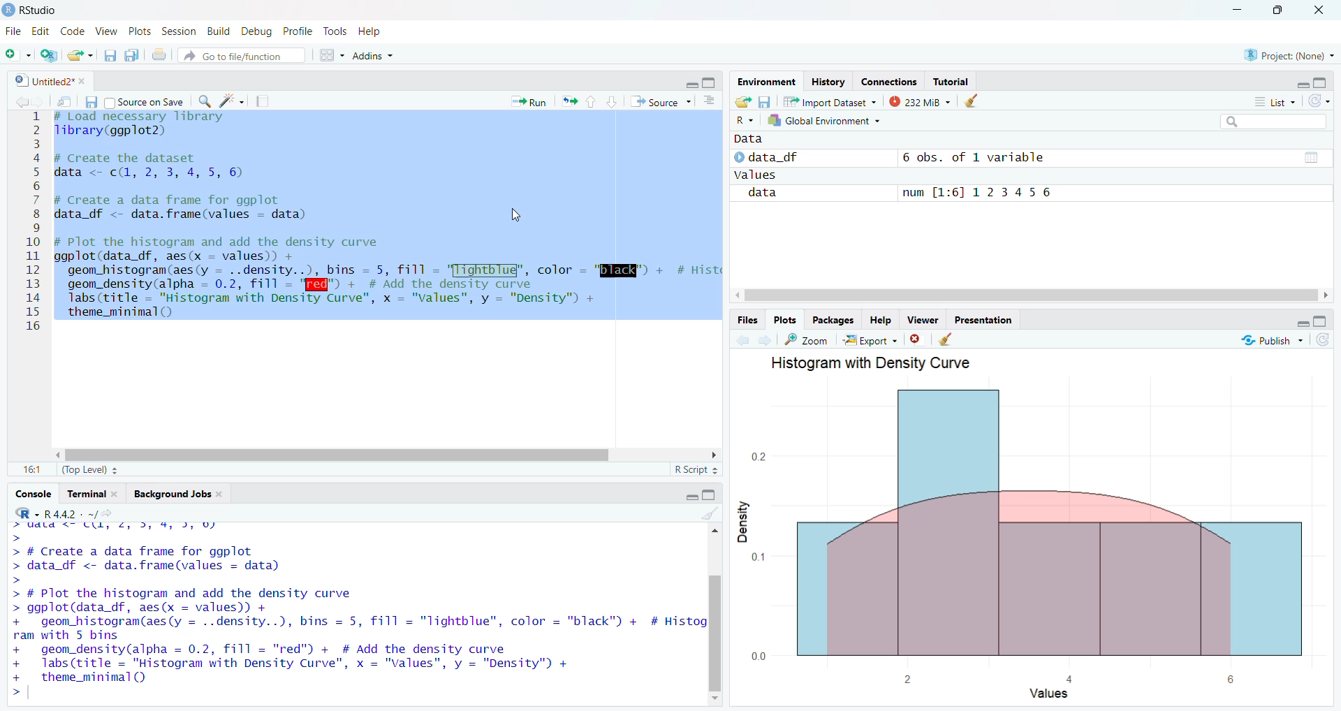 Image resolution: width=1341 pixels, height=711 pixels. What do you see at coordinates (264, 100) in the screenshot?
I see `compile report` at bounding box center [264, 100].